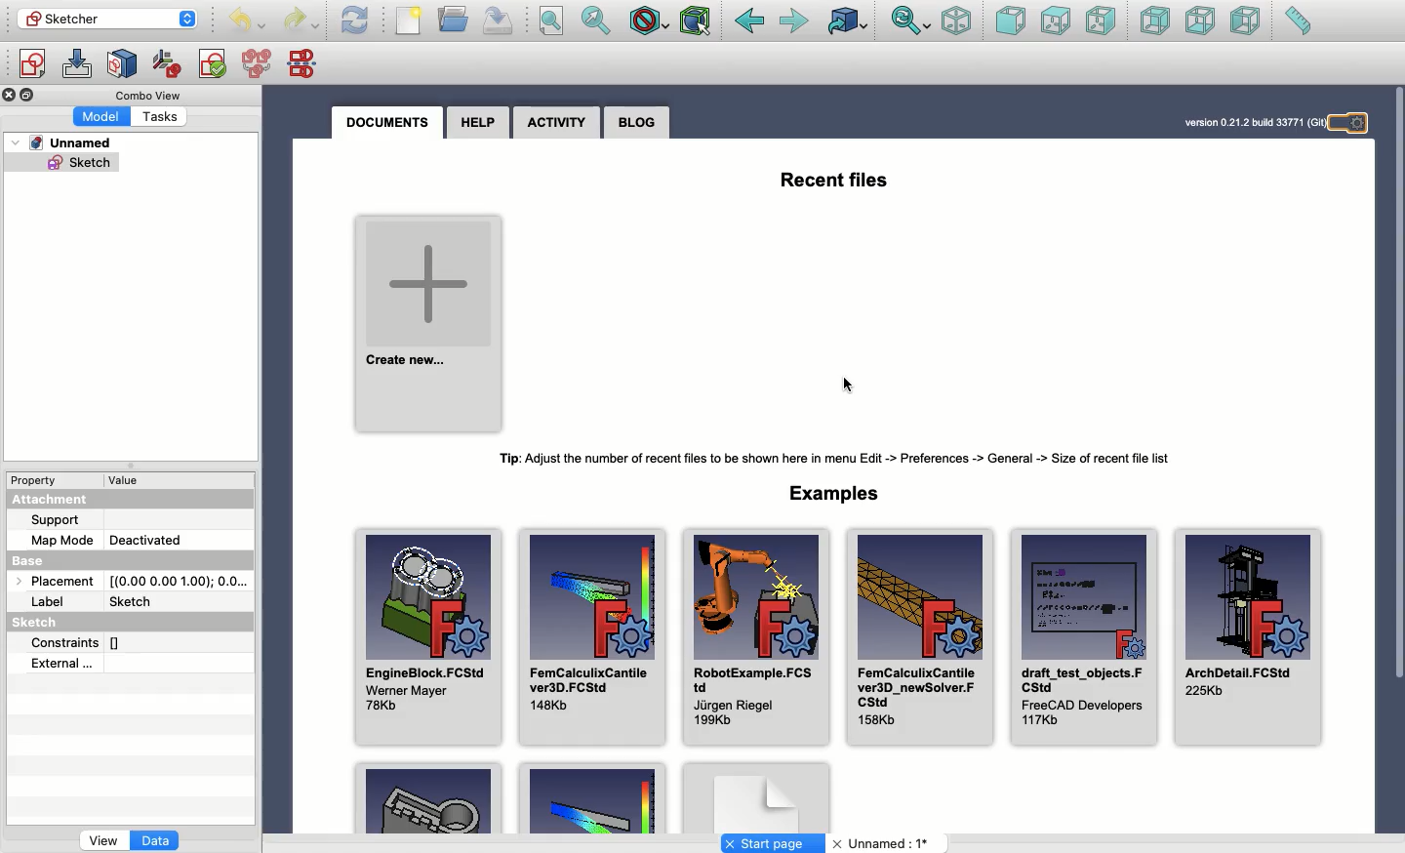 This screenshot has width=1405, height=853. I want to click on Create sketch, so click(30, 63).